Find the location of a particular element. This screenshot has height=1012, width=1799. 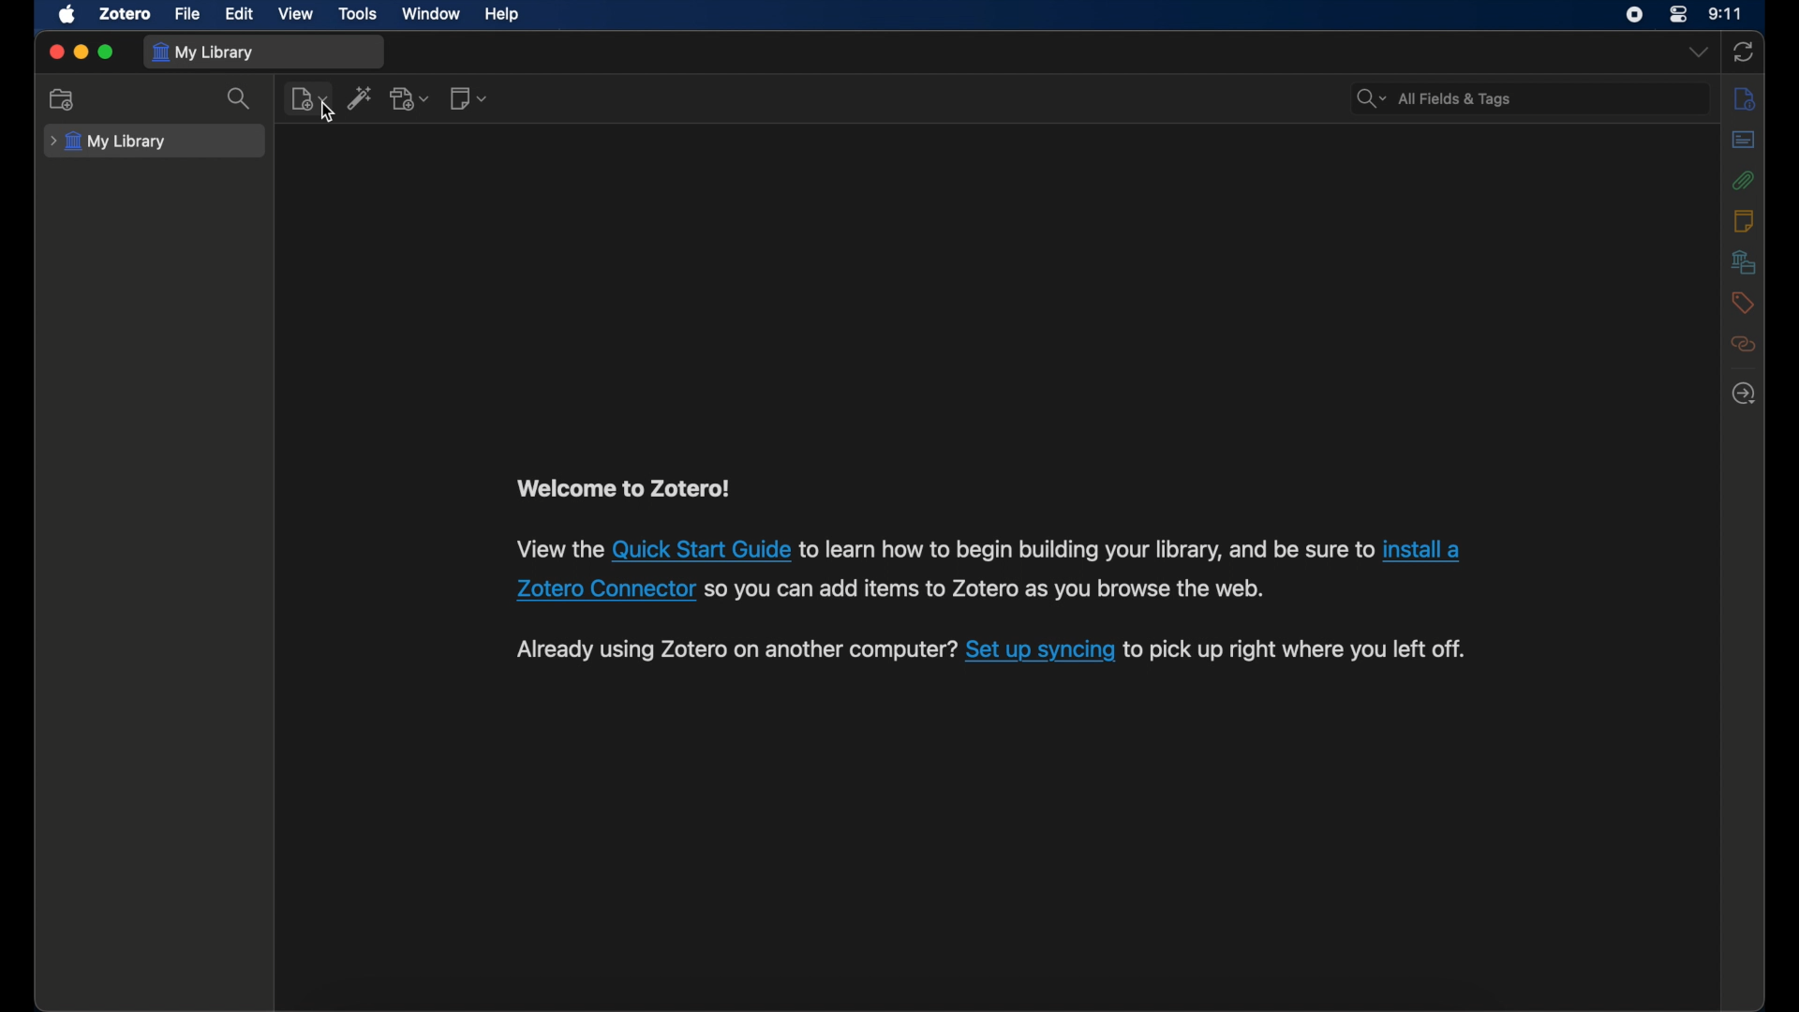

screen recorder is located at coordinates (1634, 15).